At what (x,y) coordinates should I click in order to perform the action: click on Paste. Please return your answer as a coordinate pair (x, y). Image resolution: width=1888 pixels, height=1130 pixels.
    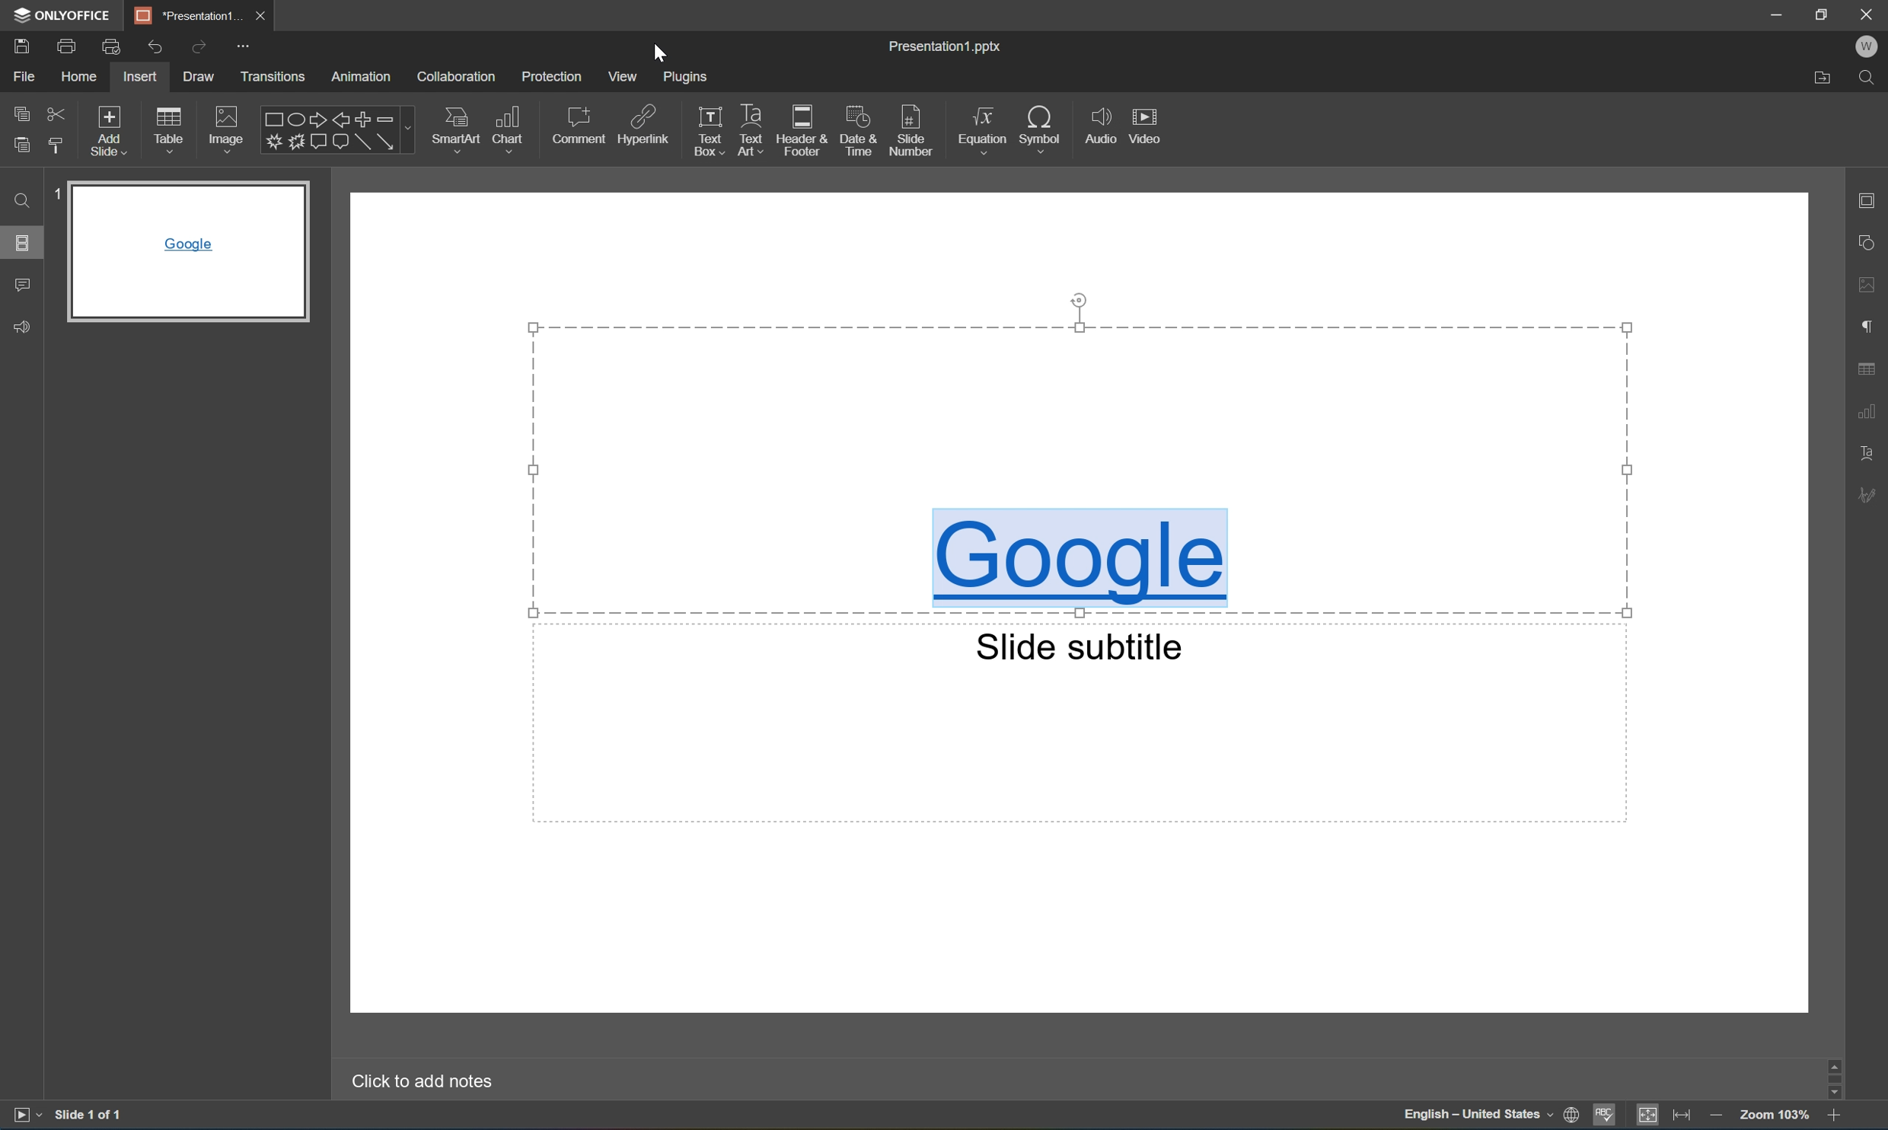
    Looking at the image, I should click on (22, 145).